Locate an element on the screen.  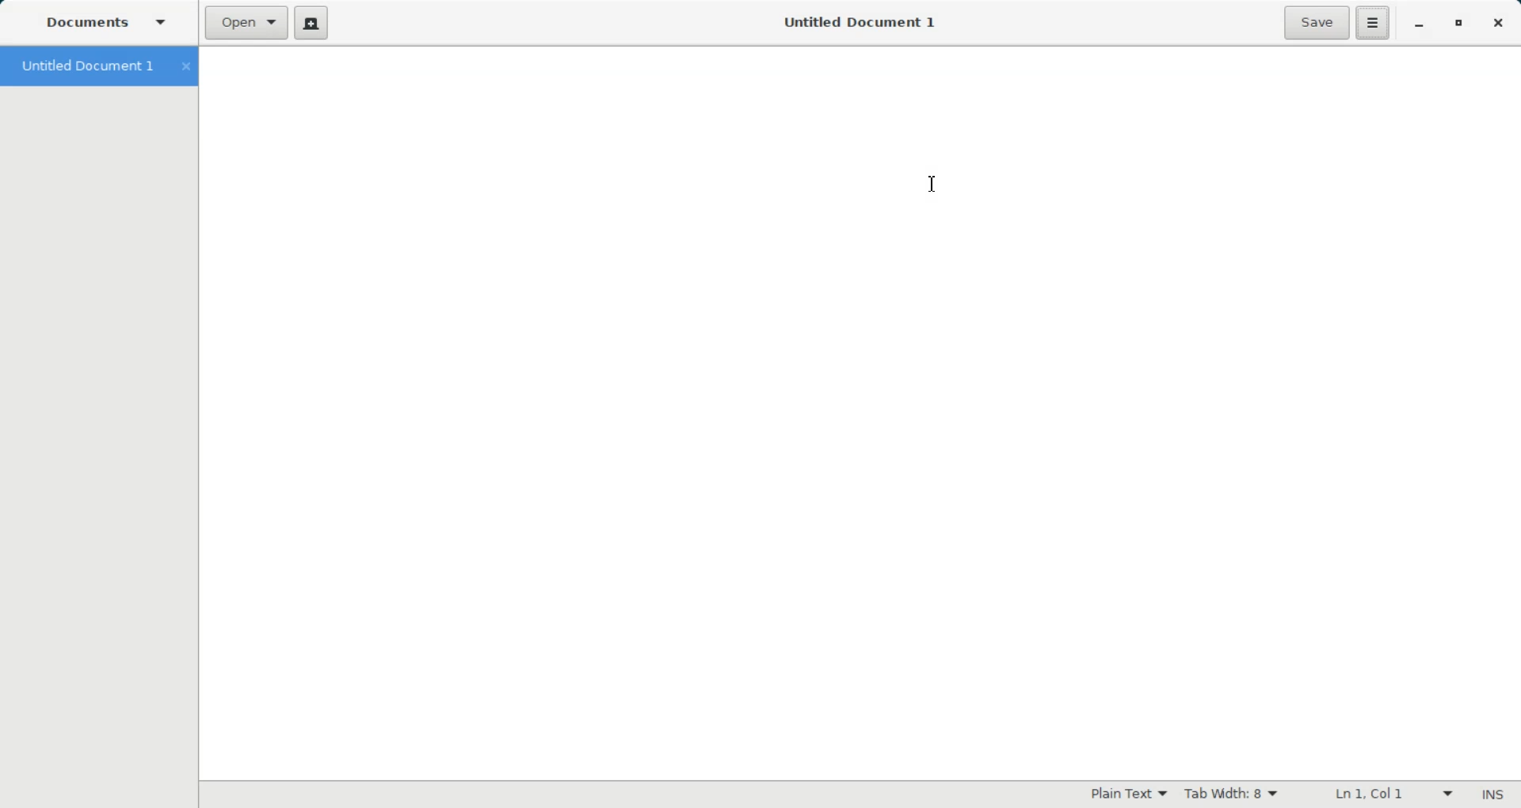
Cursor is located at coordinates (934, 185).